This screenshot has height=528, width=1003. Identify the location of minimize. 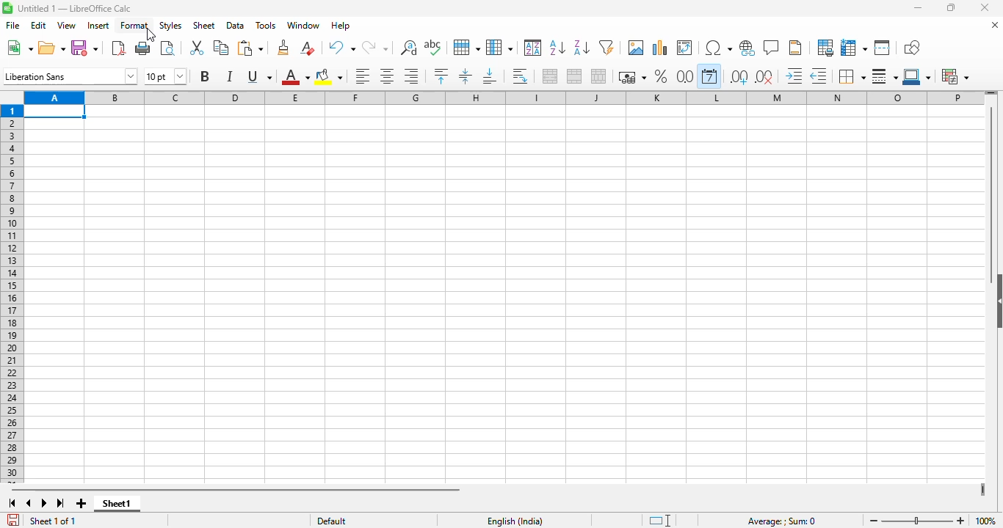
(918, 7).